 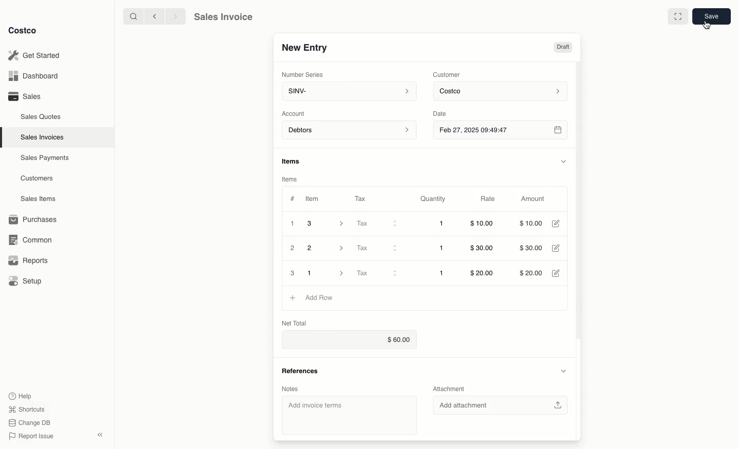 What do you see at coordinates (27, 260) in the screenshot?
I see `Reports` at bounding box center [27, 260].